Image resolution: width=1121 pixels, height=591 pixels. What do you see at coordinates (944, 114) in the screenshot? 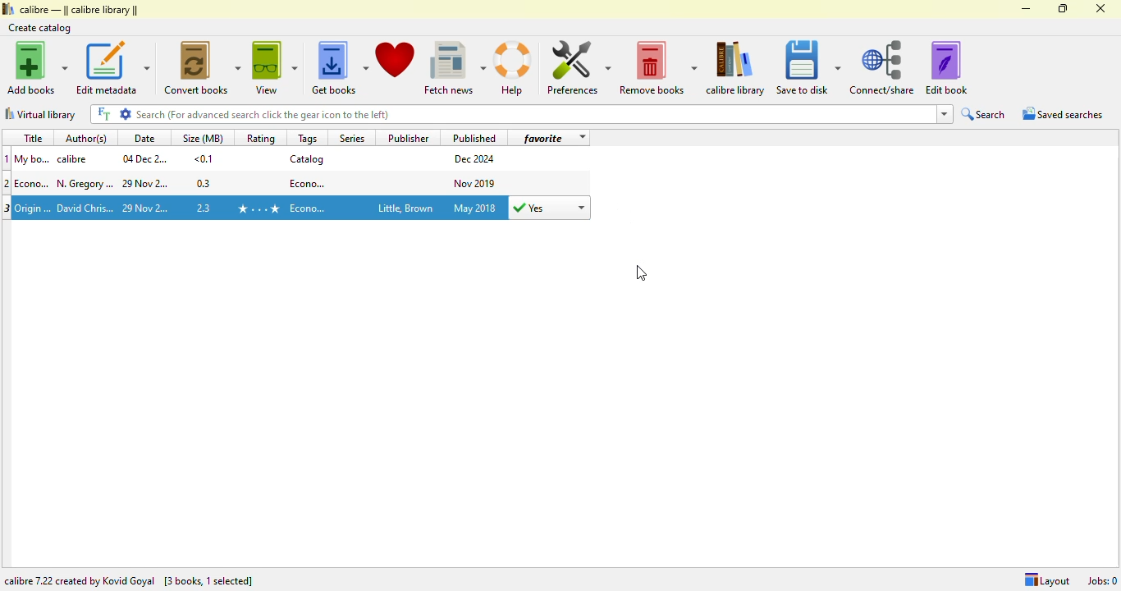
I see `dropdown` at bounding box center [944, 114].